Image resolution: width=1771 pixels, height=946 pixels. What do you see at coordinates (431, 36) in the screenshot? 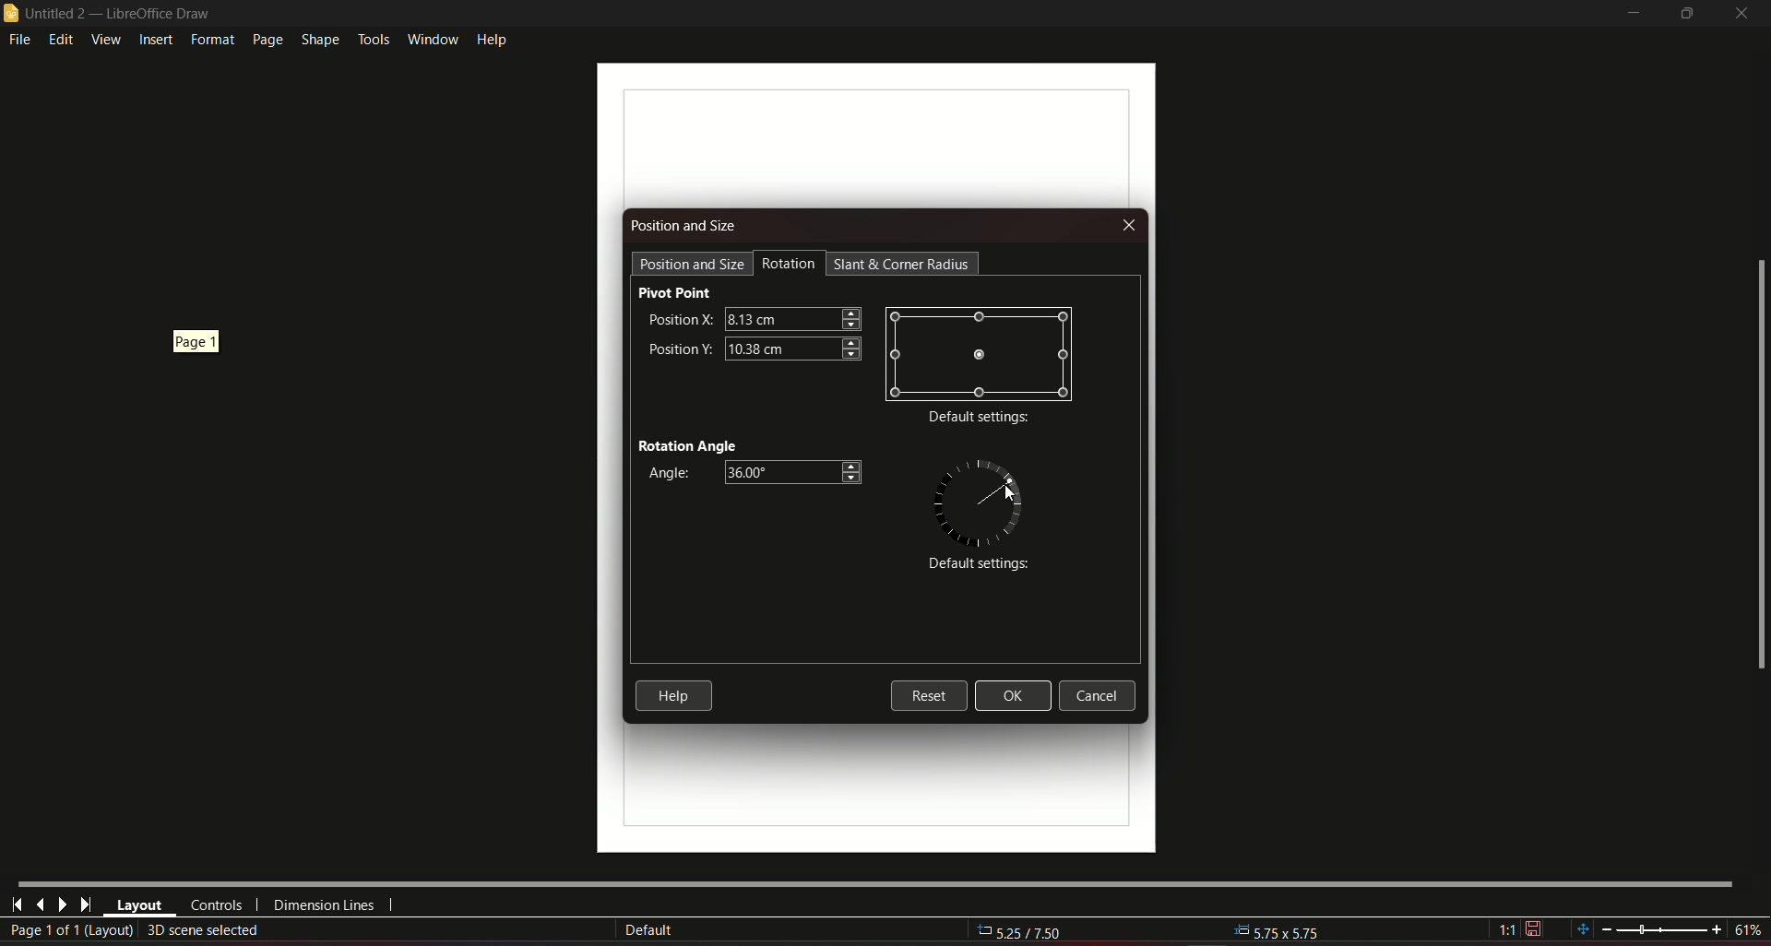
I see `window` at bounding box center [431, 36].